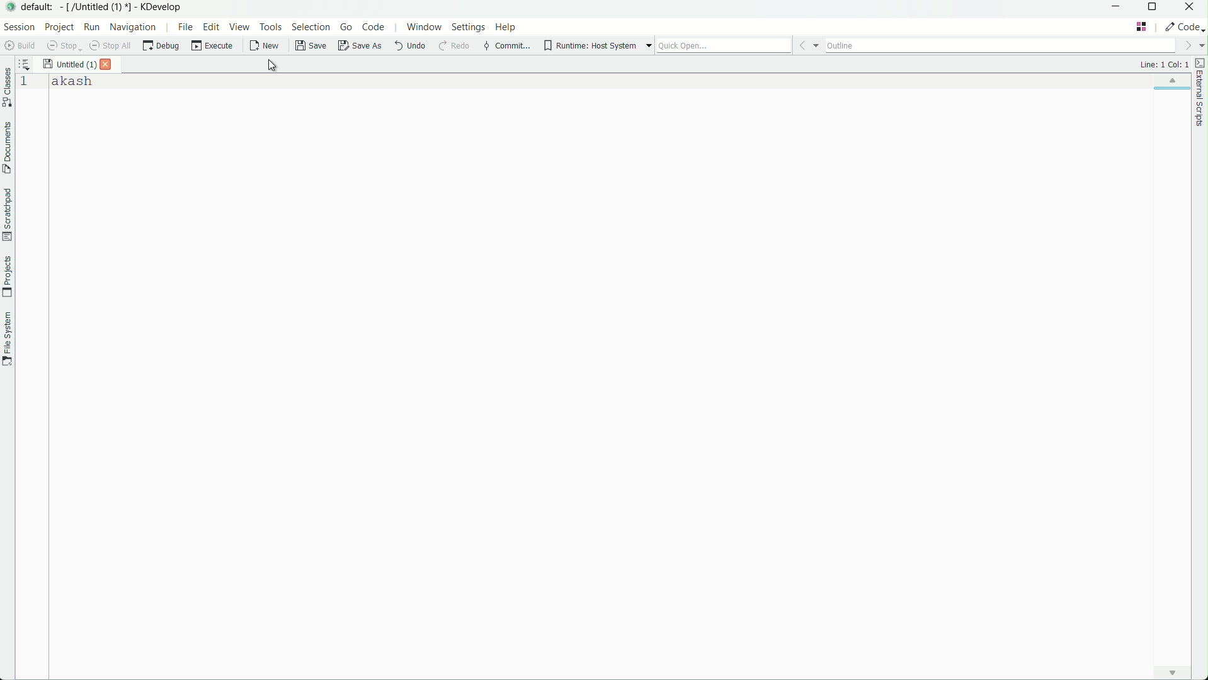 The width and height of the screenshot is (1208, 680). Describe the element at coordinates (453, 46) in the screenshot. I see `redo` at that location.